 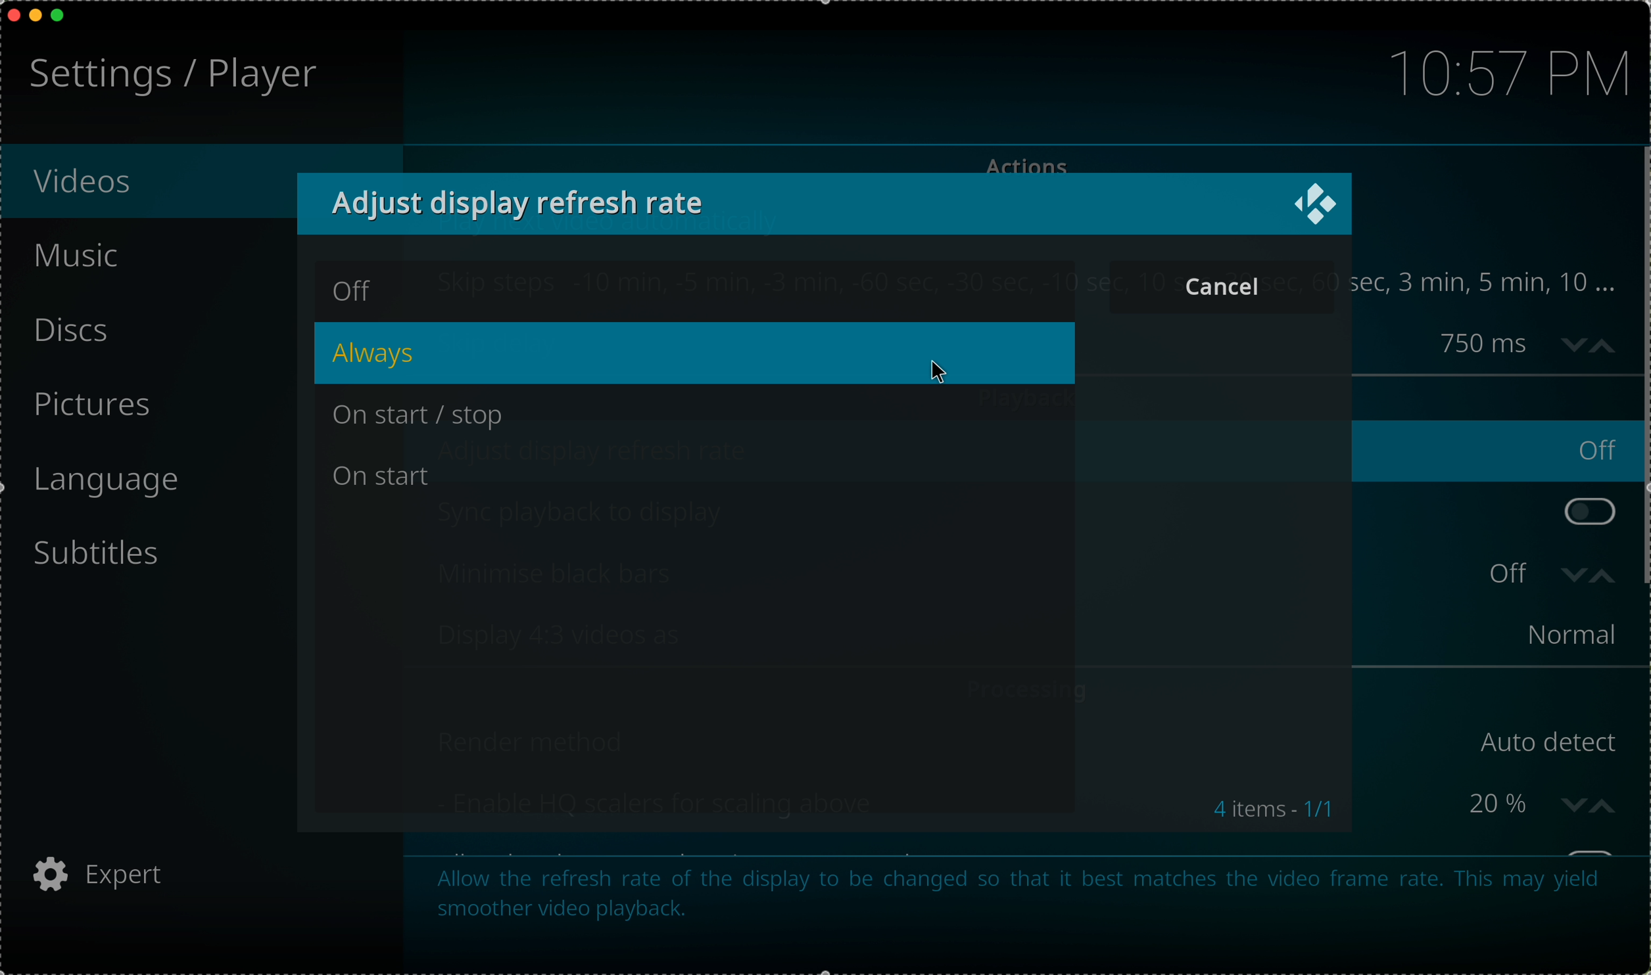 What do you see at coordinates (117, 558) in the screenshot?
I see `Subtitles` at bounding box center [117, 558].